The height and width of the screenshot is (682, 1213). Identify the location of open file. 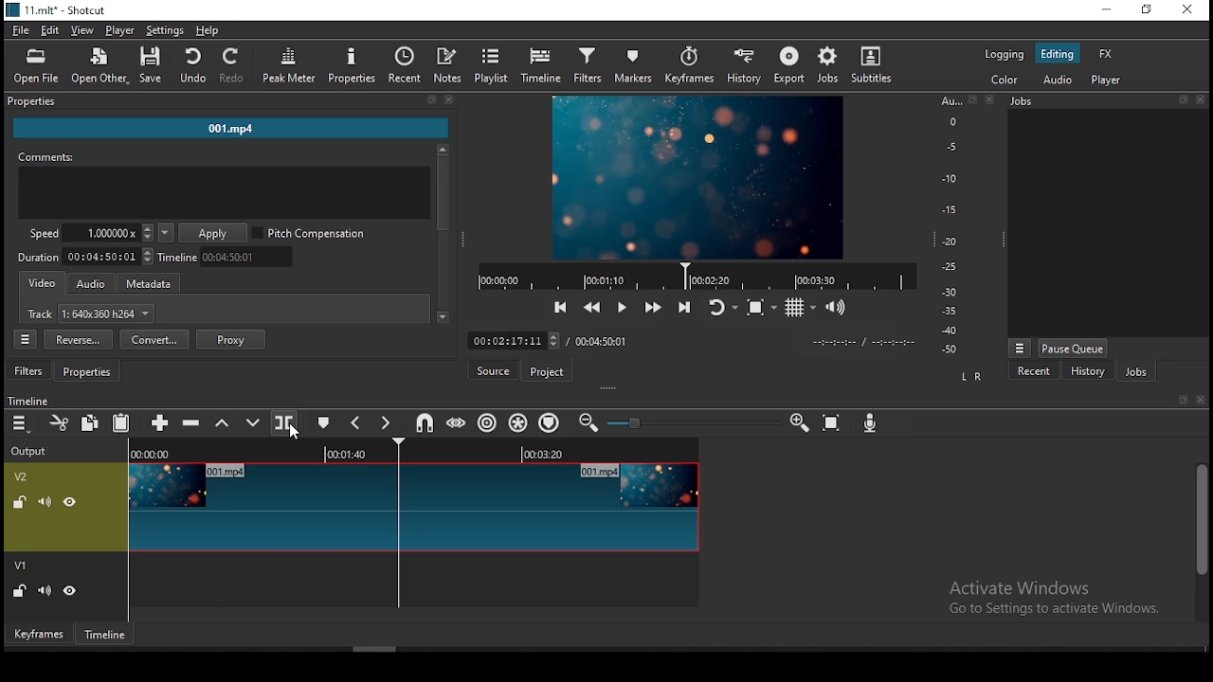
(36, 63).